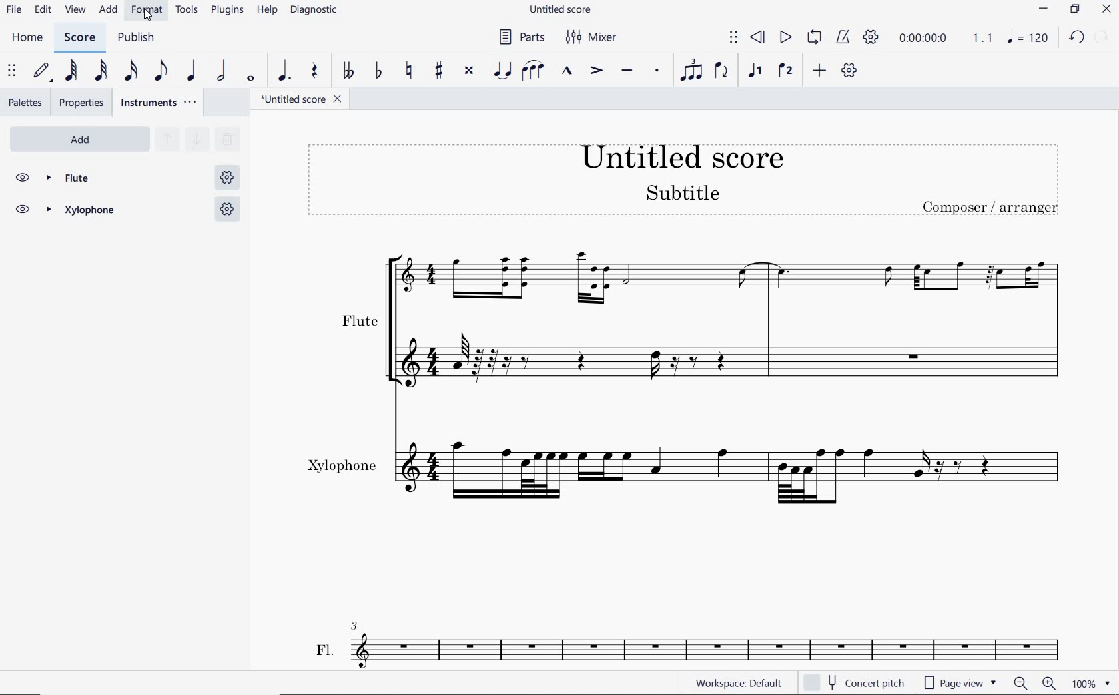 The image size is (1119, 695). I want to click on PUBLISH, so click(139, 38).